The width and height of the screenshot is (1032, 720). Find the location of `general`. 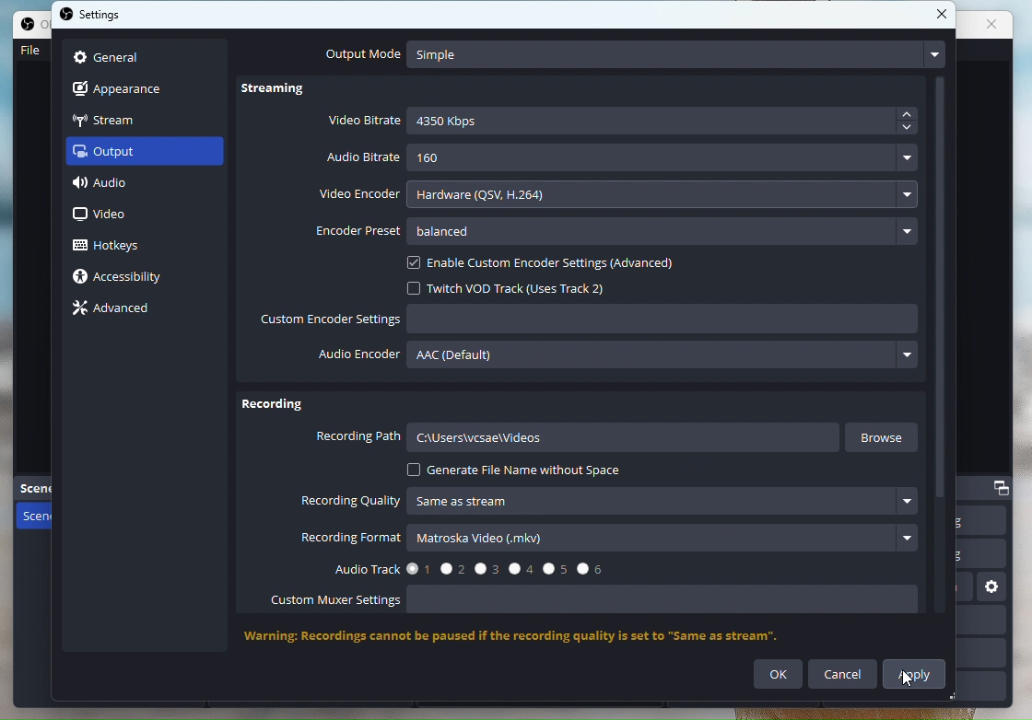

general is located at coordinates (109, 55).